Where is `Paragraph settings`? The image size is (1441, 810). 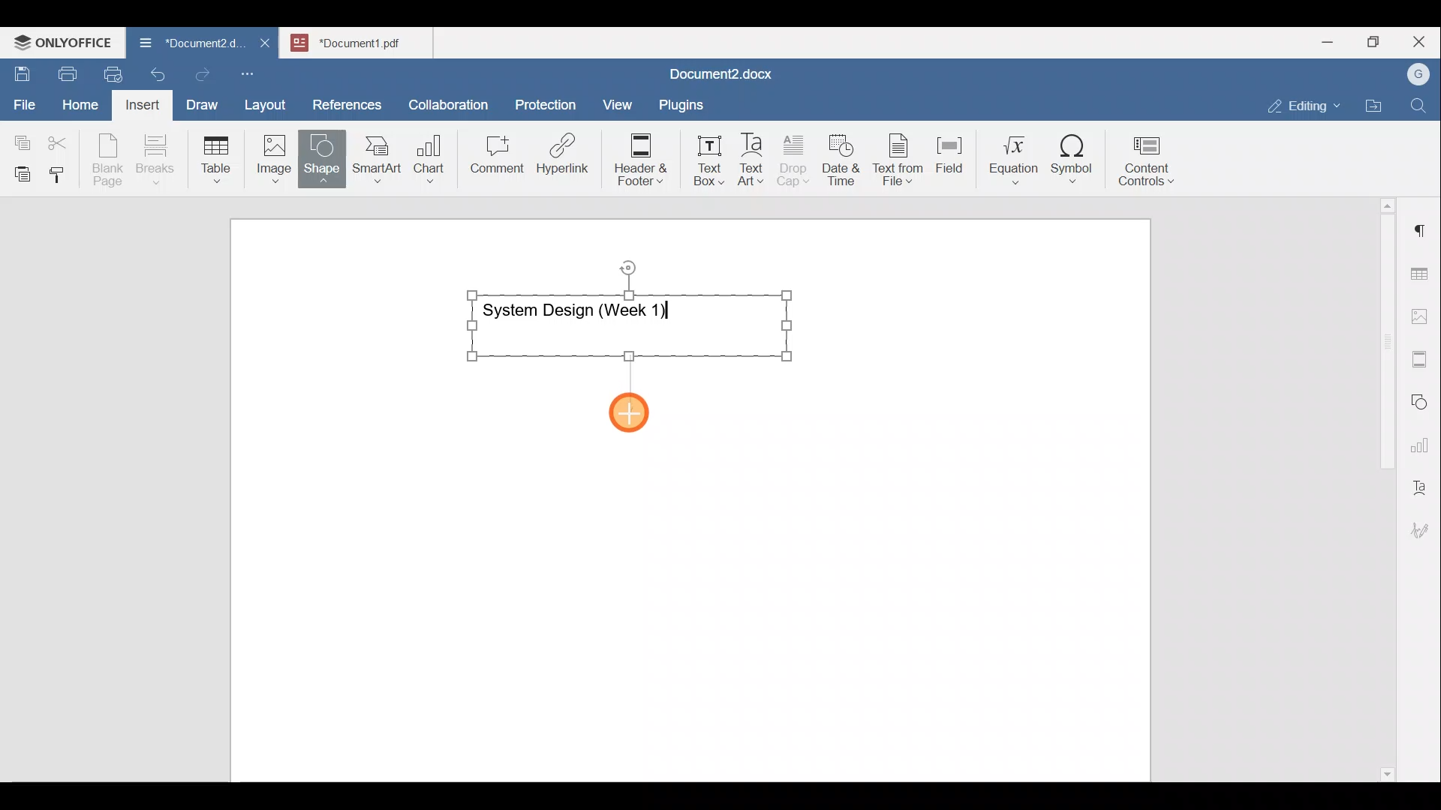 Paragraph settings is located at coordinates (1421, 224).